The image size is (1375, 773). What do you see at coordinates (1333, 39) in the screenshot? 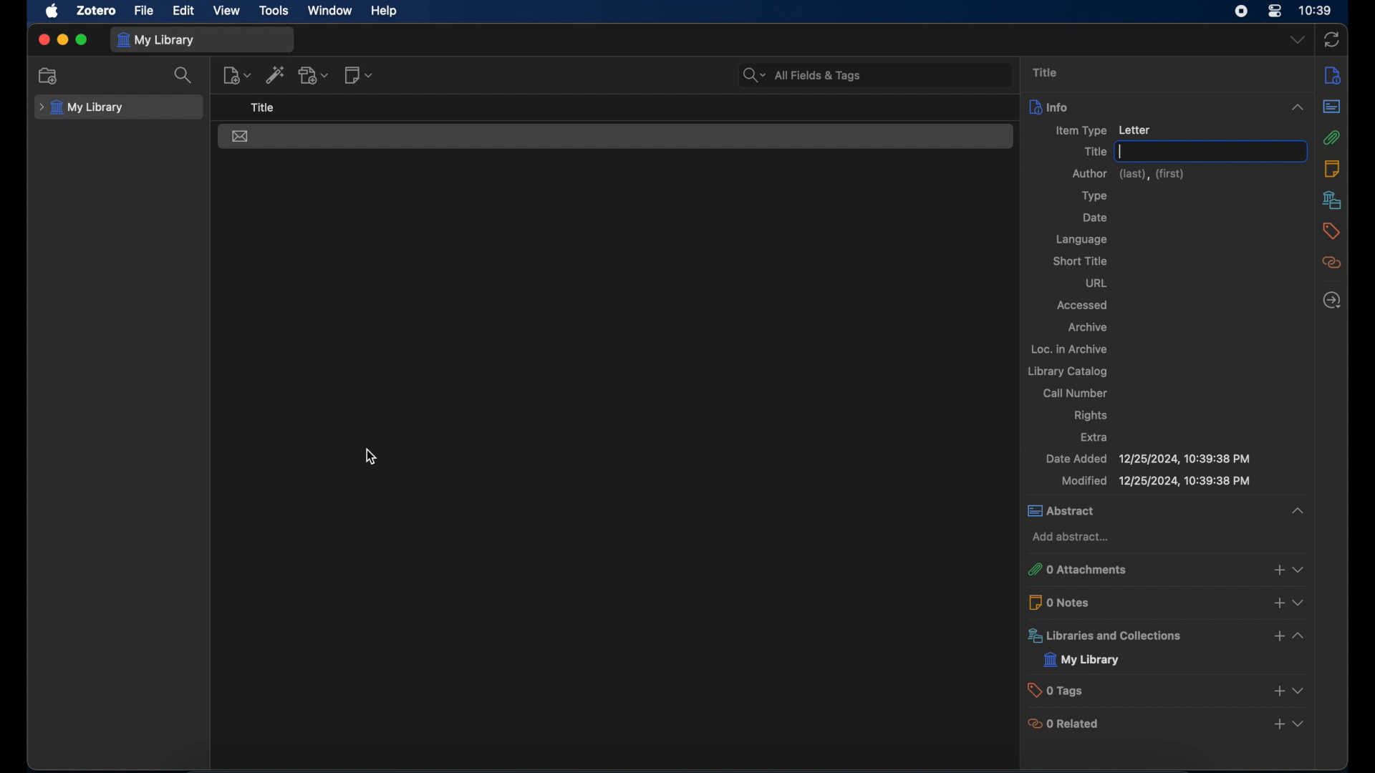
I see `sync` at bounding box center [1333, 39].